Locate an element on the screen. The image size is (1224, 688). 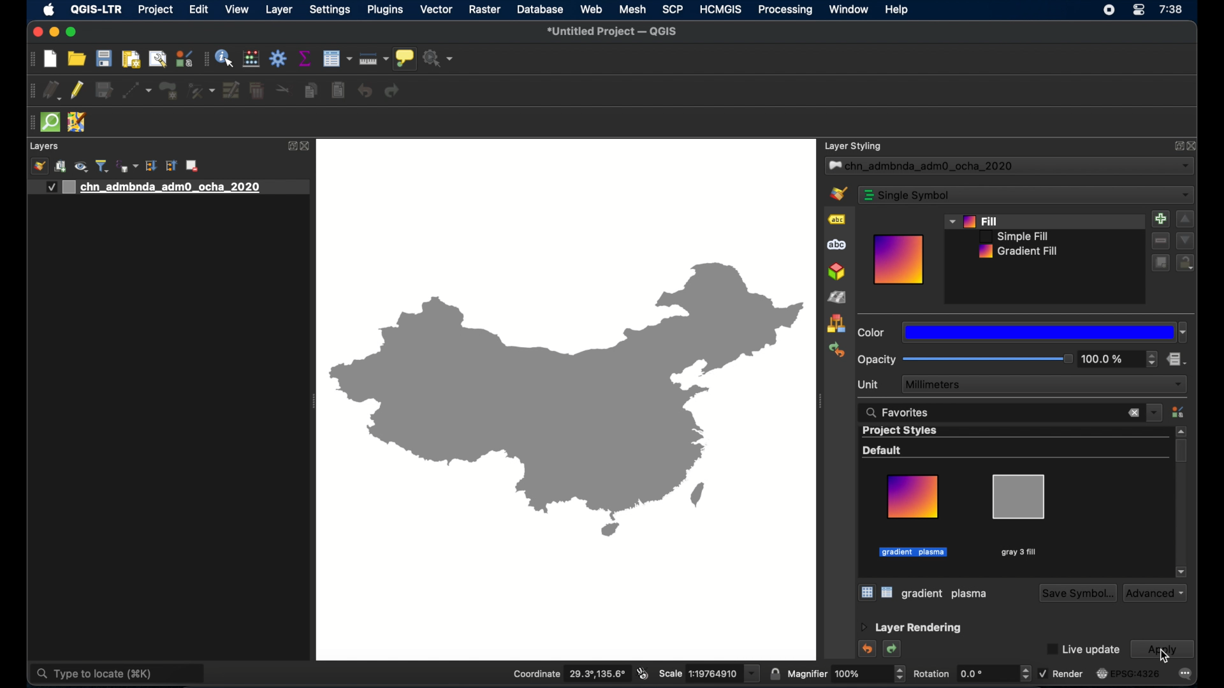
redo is located at coordinates (393, 90).